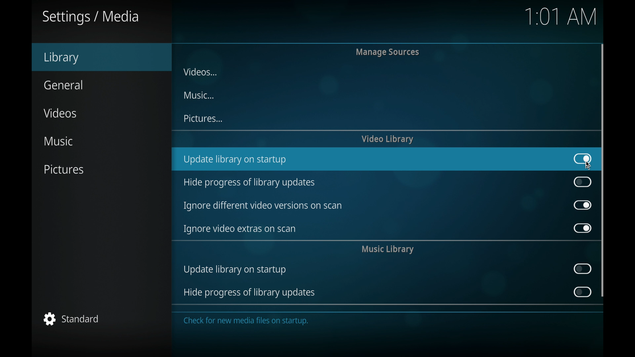 This screenshot has height=357, width=635. I want to click on videos, so click(60, 113).